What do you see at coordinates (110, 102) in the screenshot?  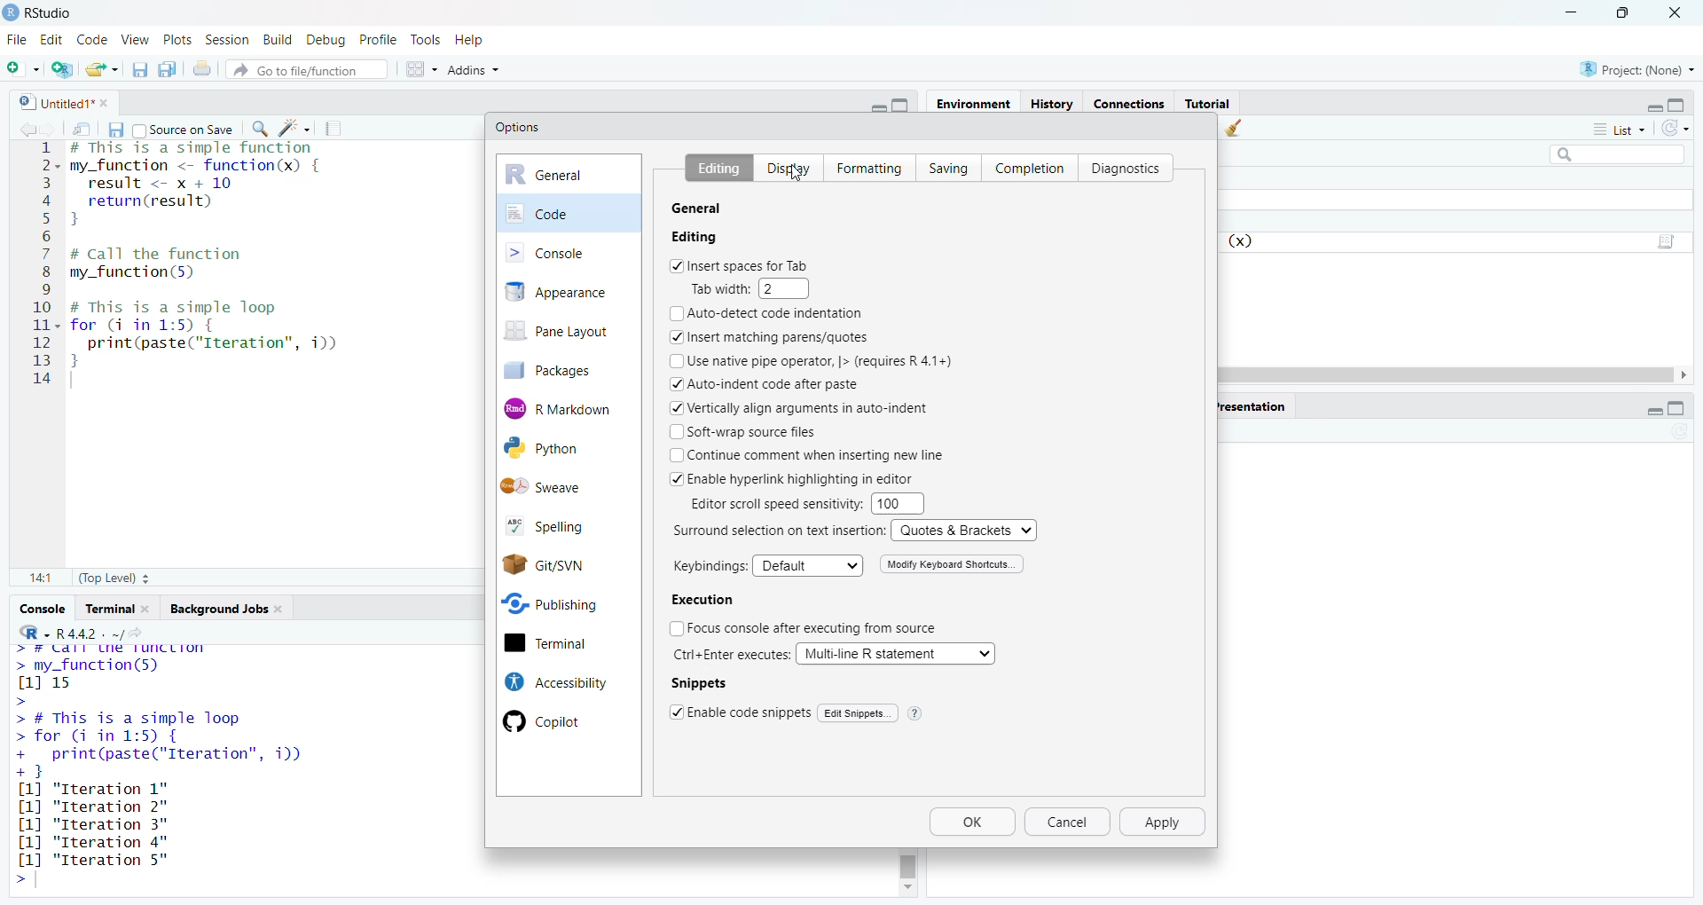 I see `close` at bounding box center [110, 102].